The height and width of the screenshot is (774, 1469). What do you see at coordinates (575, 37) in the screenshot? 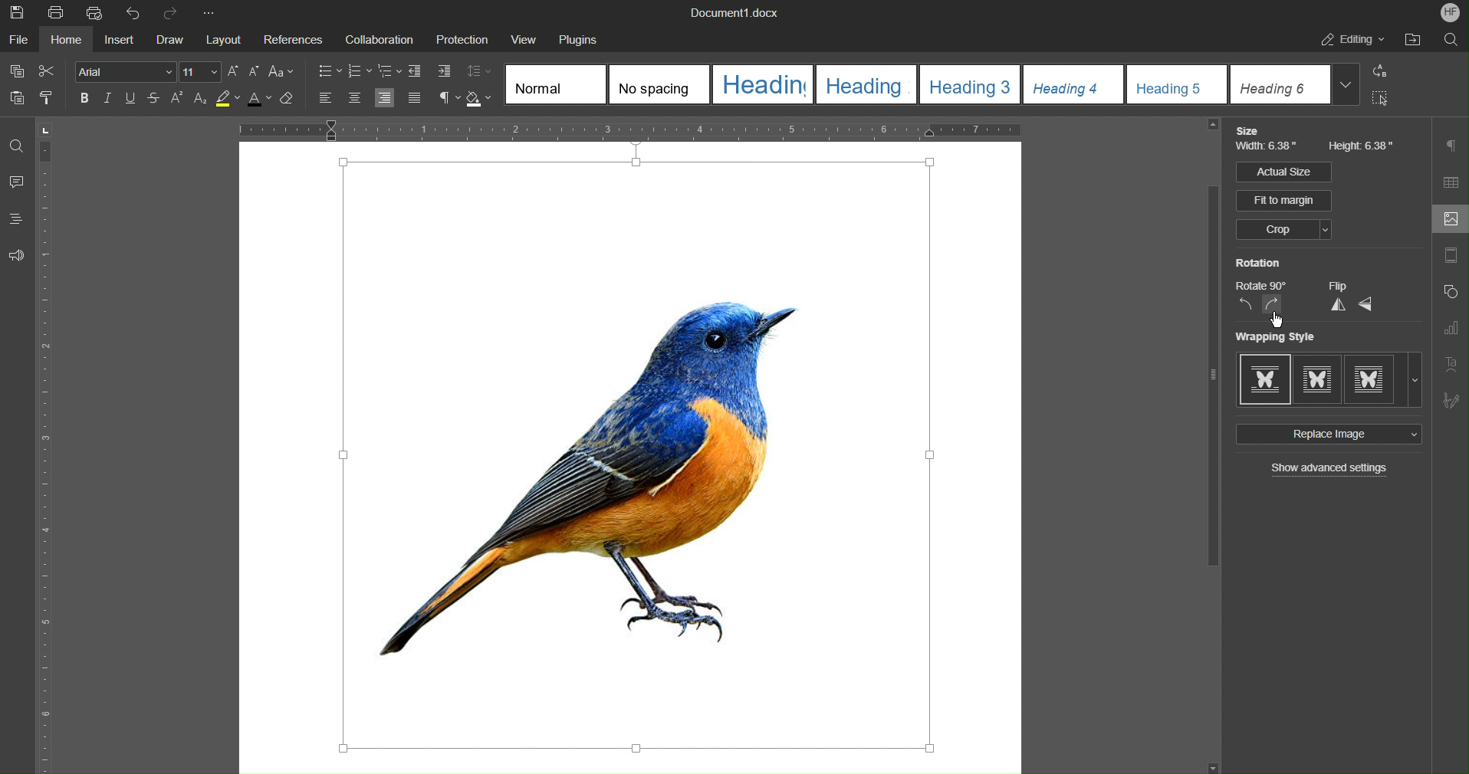
I see `Plugins` at bounding box center [575, 37].